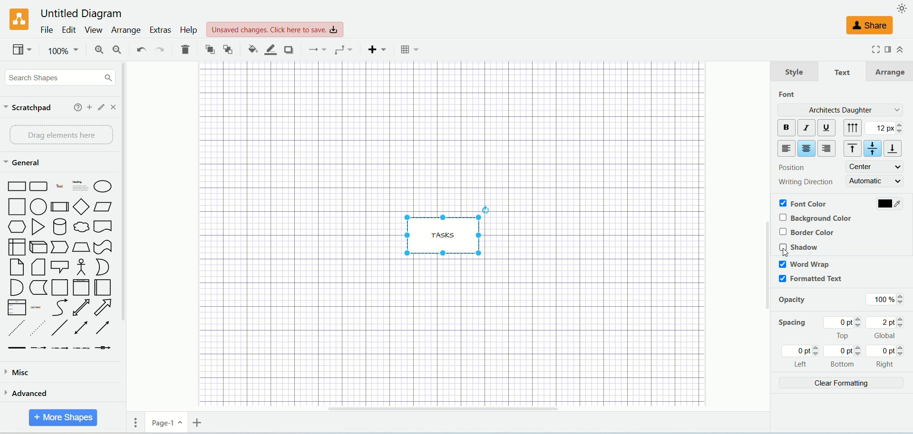 This screenshot has width=913, height=434. I want to click on Note, so click(16, 267).